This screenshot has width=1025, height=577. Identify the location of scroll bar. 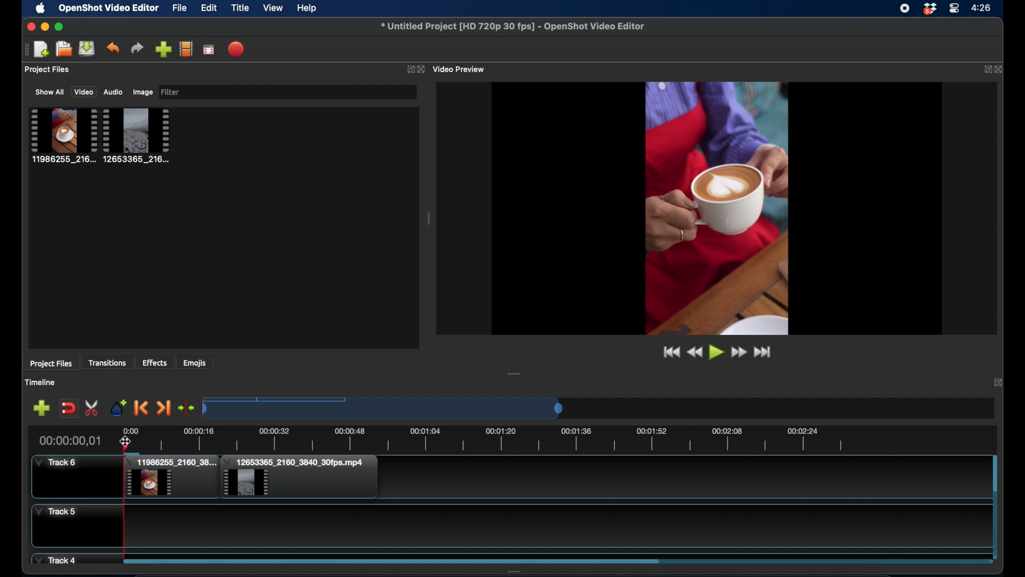
(995, 474).